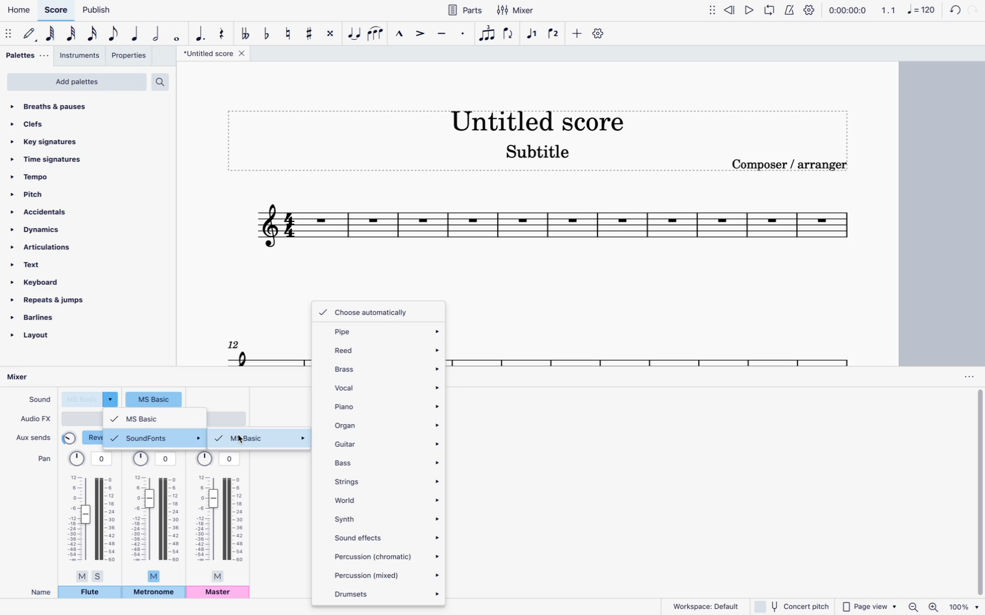 This screenshot has width=985, height=615. Describe the element at coordinates (915, 606) in the screenshot. I see `zoom out` at that location.